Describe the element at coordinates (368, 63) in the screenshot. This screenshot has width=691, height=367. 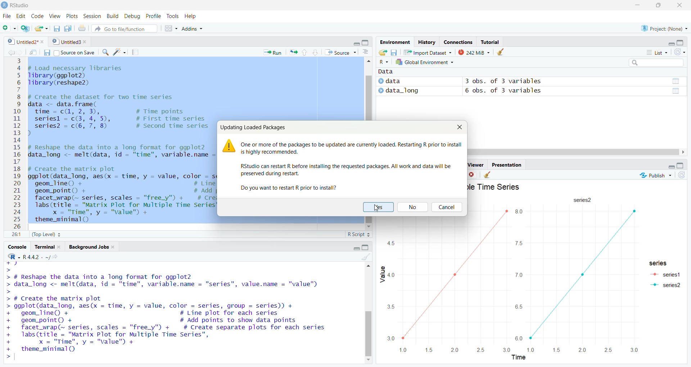
I see `scroll up` at that location.